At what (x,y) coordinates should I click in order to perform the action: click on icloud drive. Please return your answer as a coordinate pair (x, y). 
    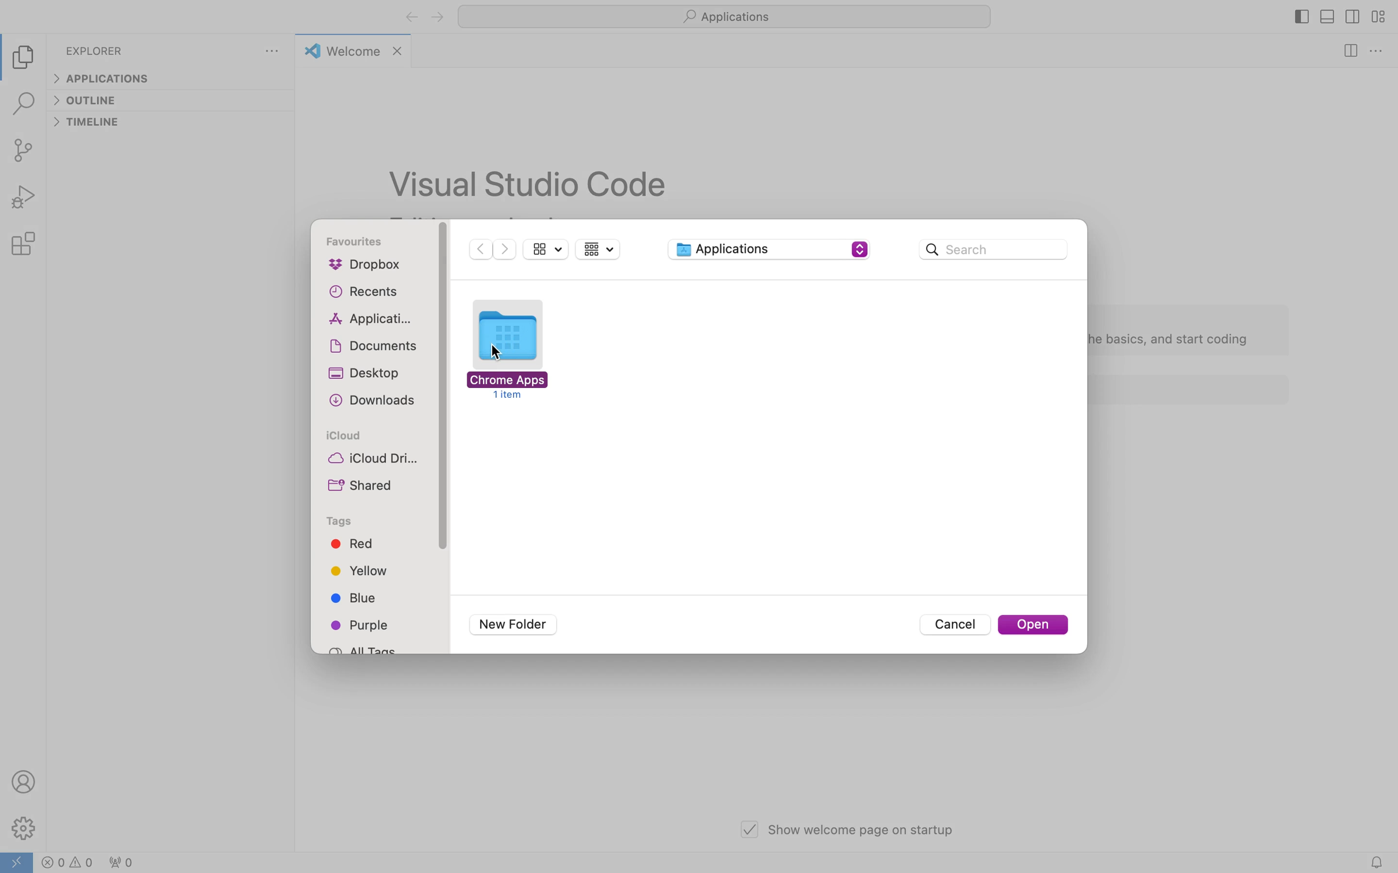
    Looking at the image, I should click on (375, 461).